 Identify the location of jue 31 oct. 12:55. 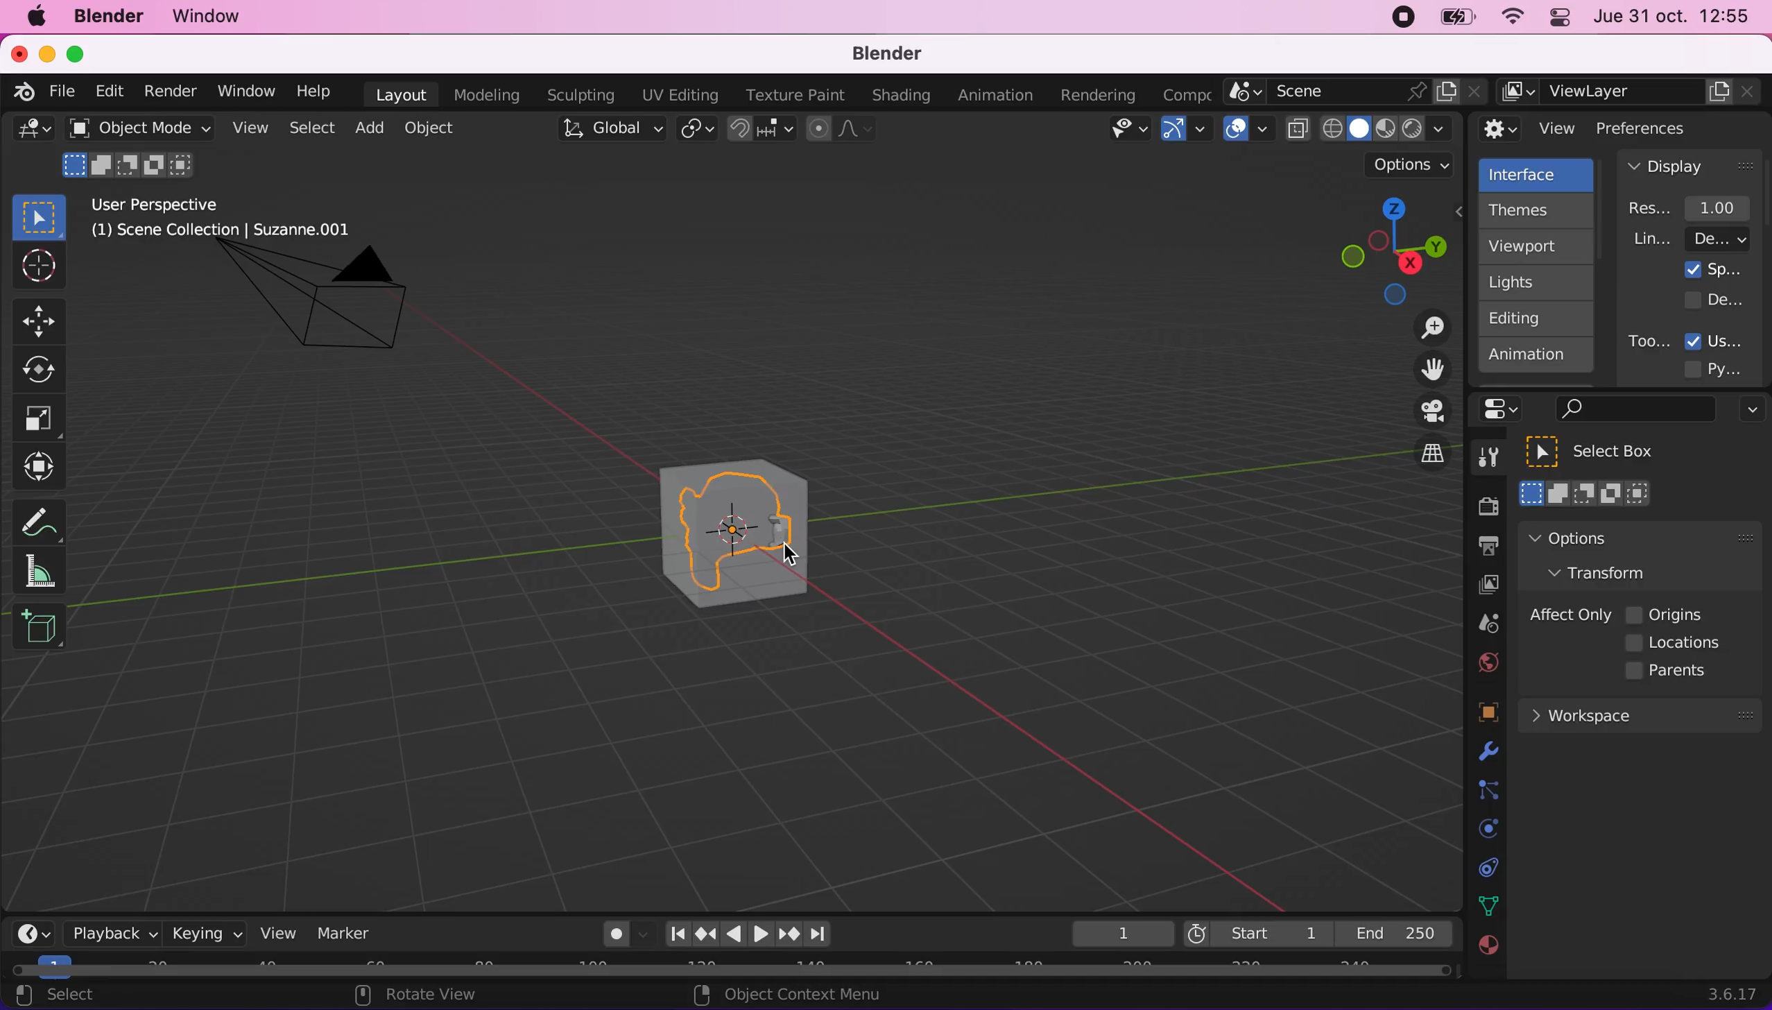
(1672, 17).